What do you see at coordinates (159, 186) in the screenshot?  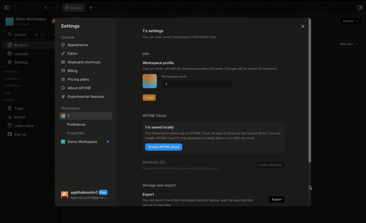 I see `Storage and export` at bounding box center [159, 186].